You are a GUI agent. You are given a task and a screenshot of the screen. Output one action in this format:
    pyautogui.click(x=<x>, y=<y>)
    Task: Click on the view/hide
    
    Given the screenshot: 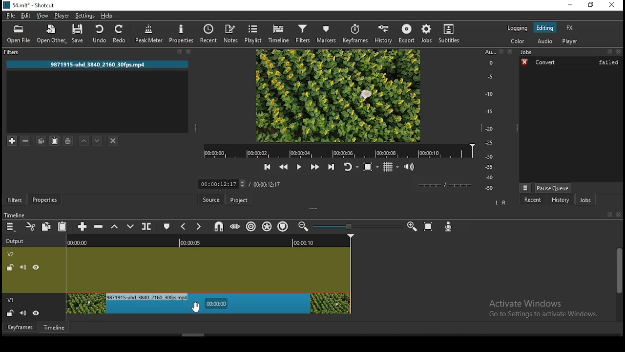 What is the action you would take?
    pyautogui.click(x=36, y=268)
    